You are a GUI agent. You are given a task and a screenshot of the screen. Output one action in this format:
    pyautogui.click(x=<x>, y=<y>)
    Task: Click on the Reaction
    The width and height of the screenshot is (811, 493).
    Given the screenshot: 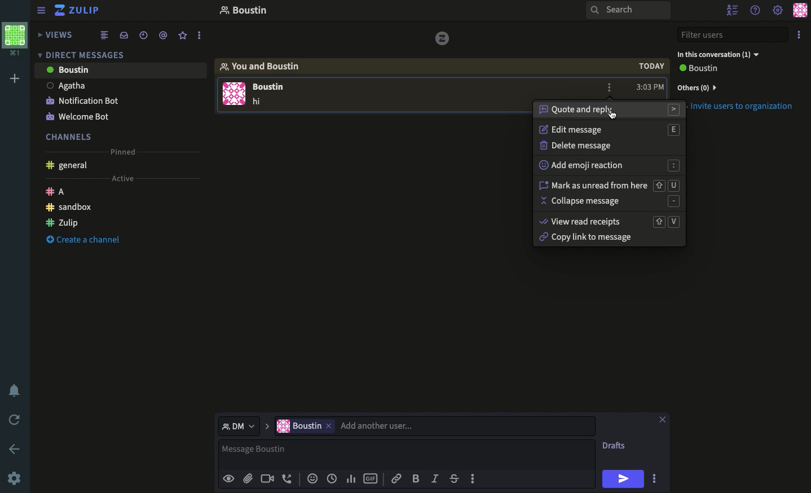 What is the action you would take?
    pyautogui.click(x=312, y=479)
    